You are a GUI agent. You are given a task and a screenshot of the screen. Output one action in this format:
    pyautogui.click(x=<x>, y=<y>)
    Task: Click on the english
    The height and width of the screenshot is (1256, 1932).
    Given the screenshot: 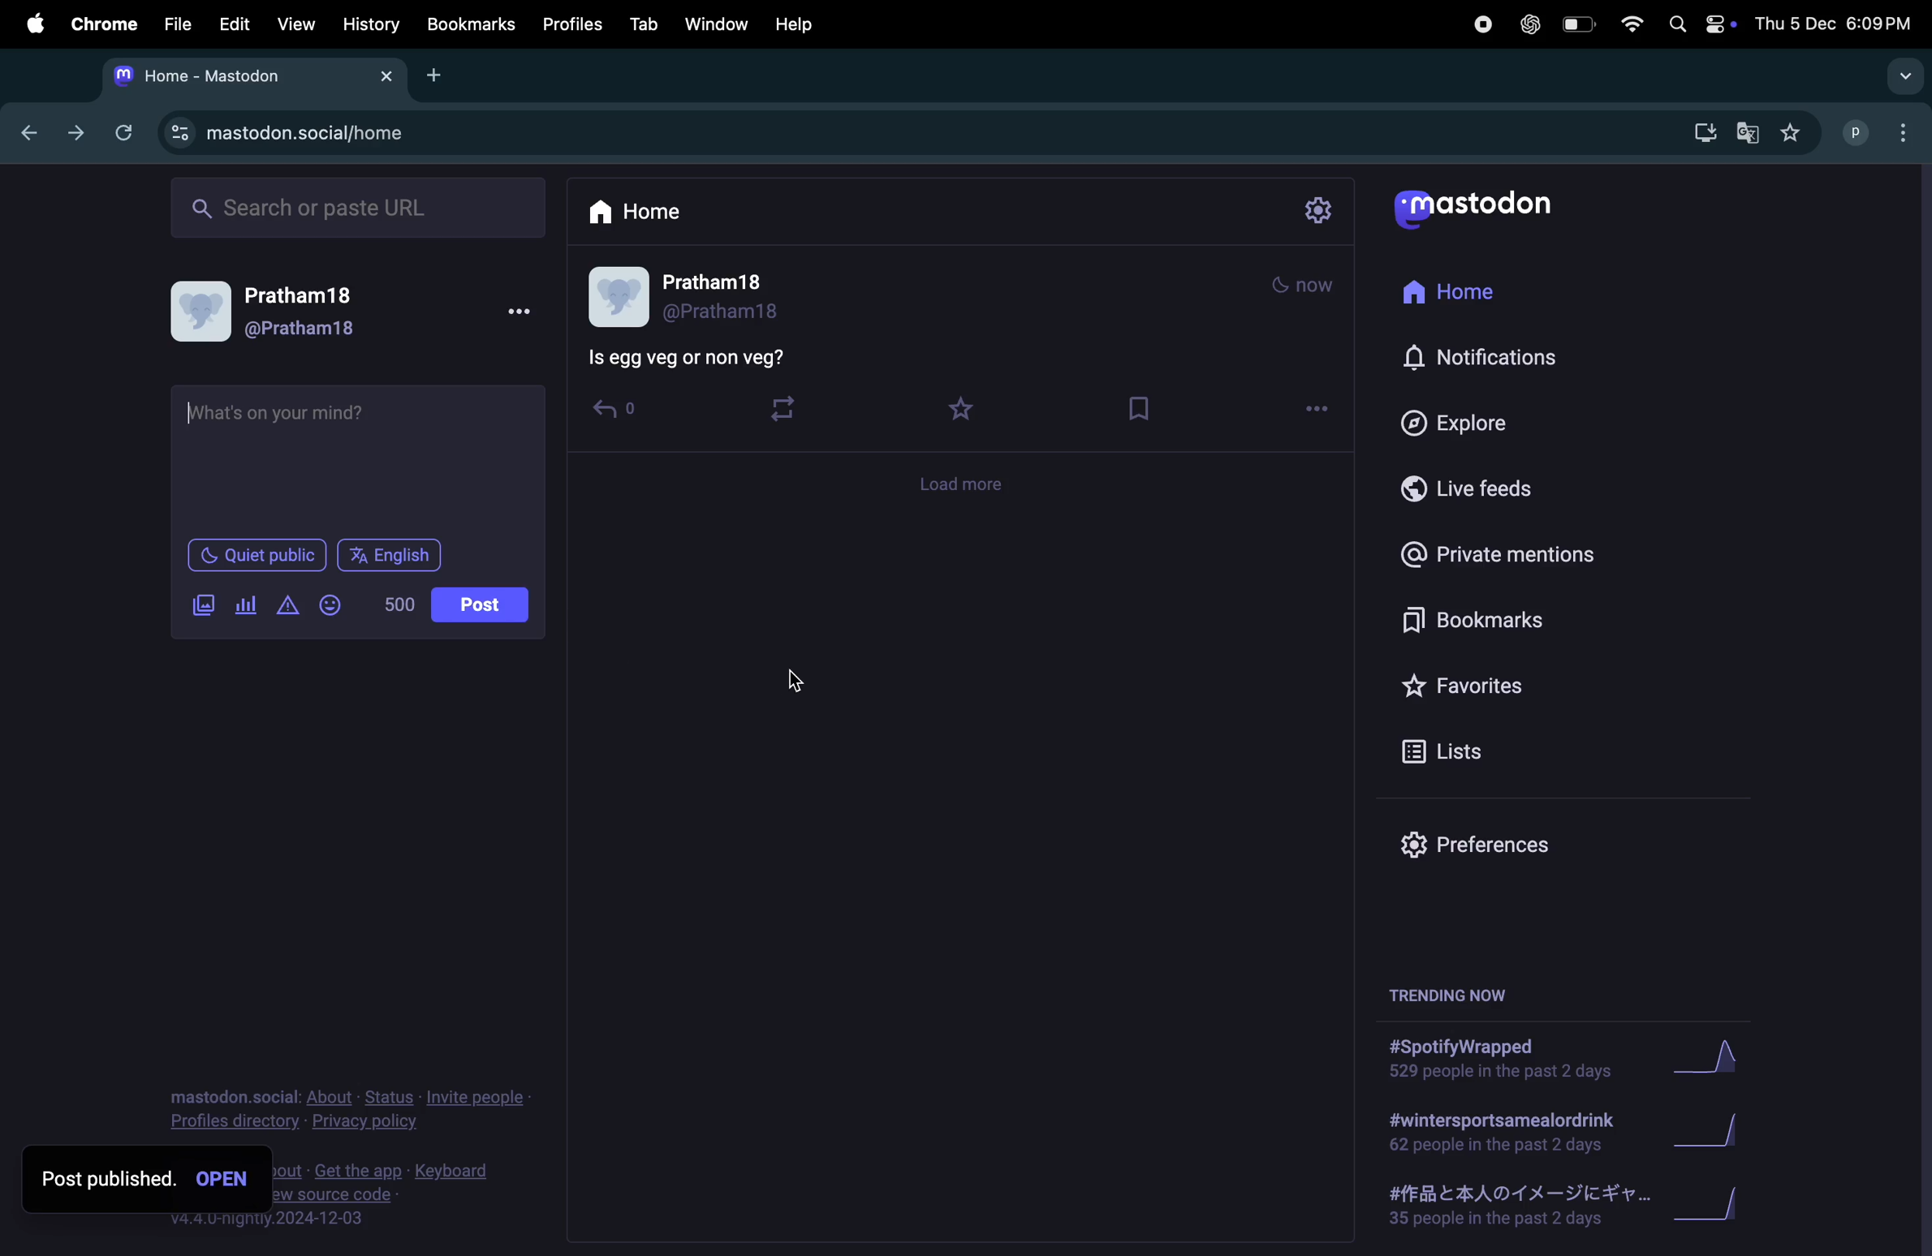 What is the action you would take?
    pyautogui.click(x=391, y=555)
    